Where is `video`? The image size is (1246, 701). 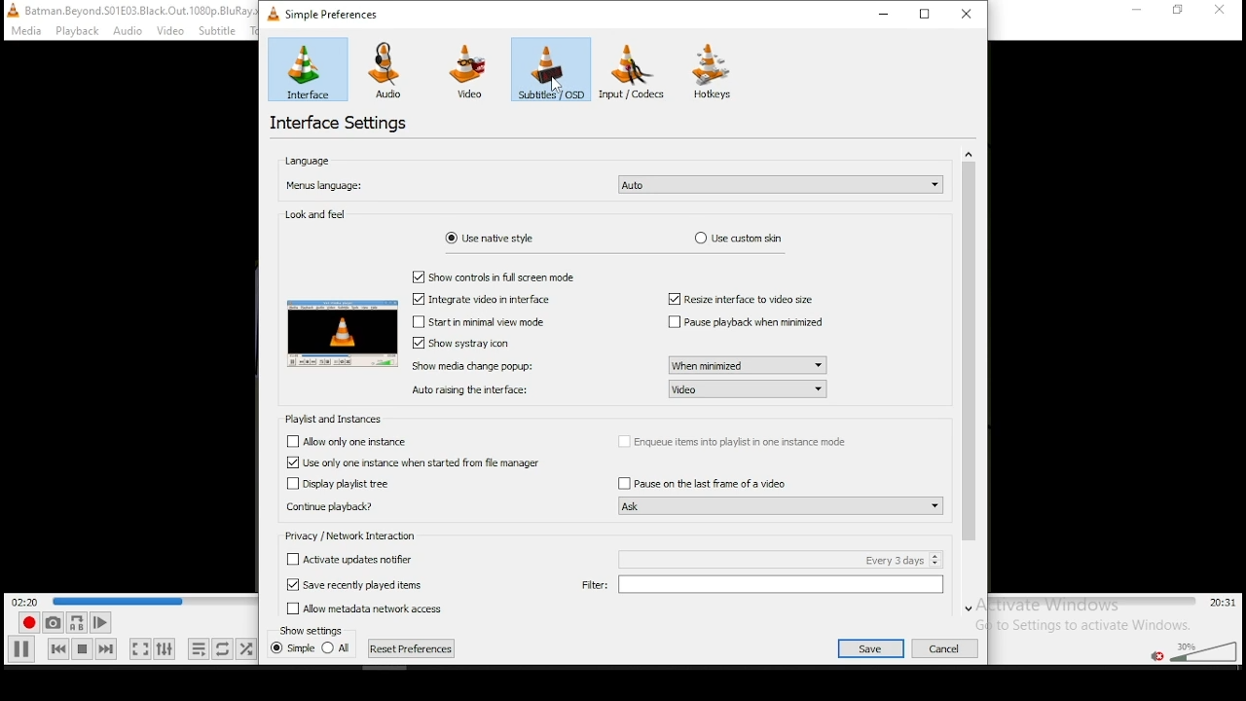
video is located at coordinates (170, 32).